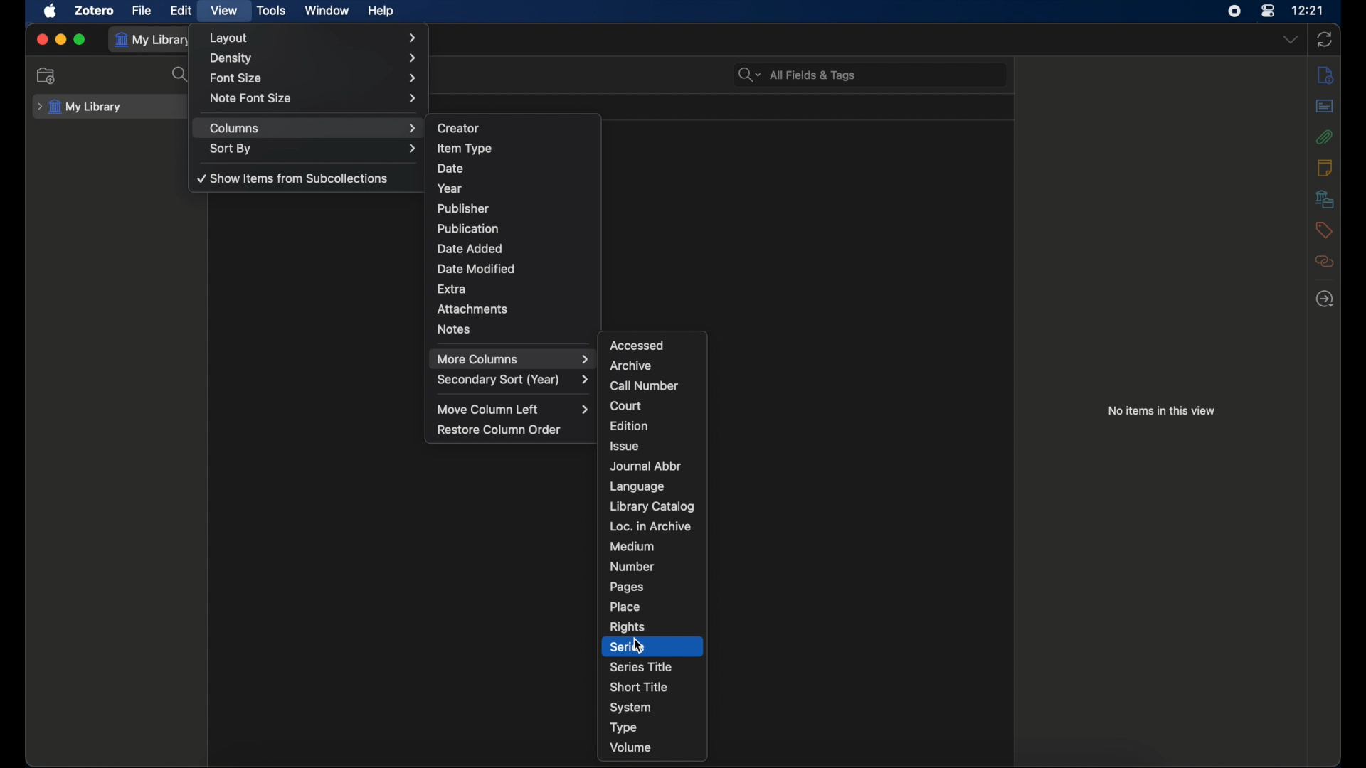  What do you see at coordinates (627, 406) in the screenshot?
I see `court` at bounding box center [627, 406].